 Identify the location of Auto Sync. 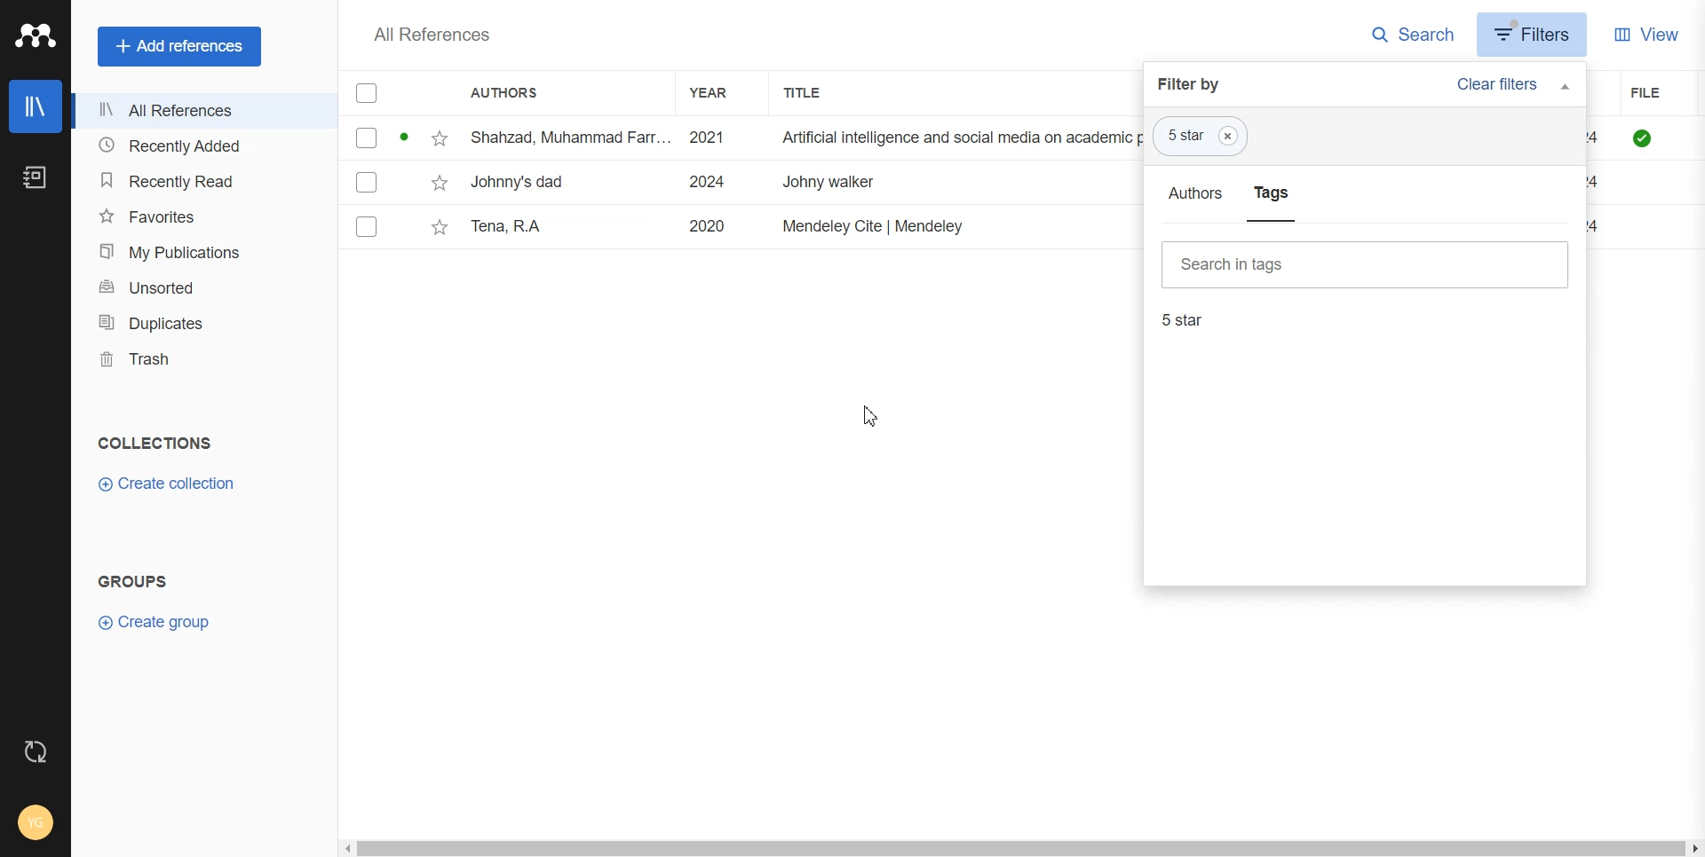
(36, 752).